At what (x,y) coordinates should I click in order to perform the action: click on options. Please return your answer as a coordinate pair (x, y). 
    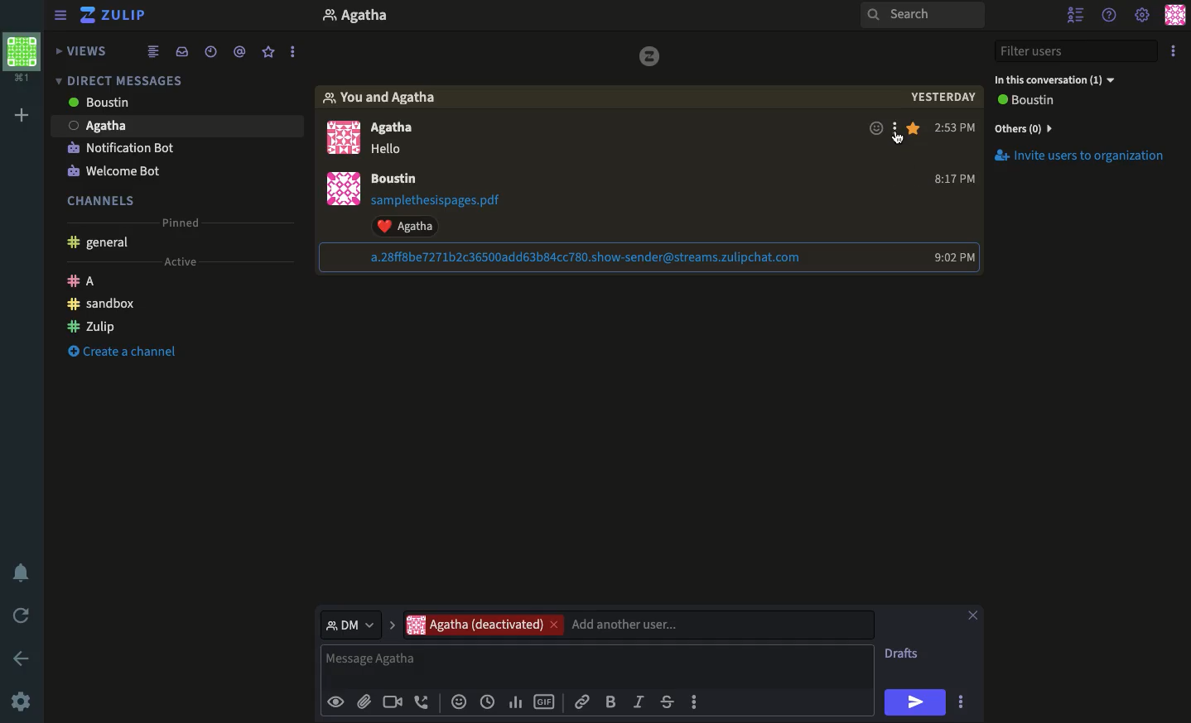
    Looking at the image, I should click on (899, 132).